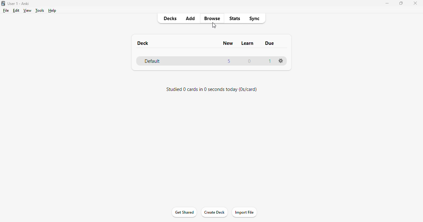  What do you see at coordinates (52, 11) in the screenshot?
I see `help` at bounding box center [52, 11].